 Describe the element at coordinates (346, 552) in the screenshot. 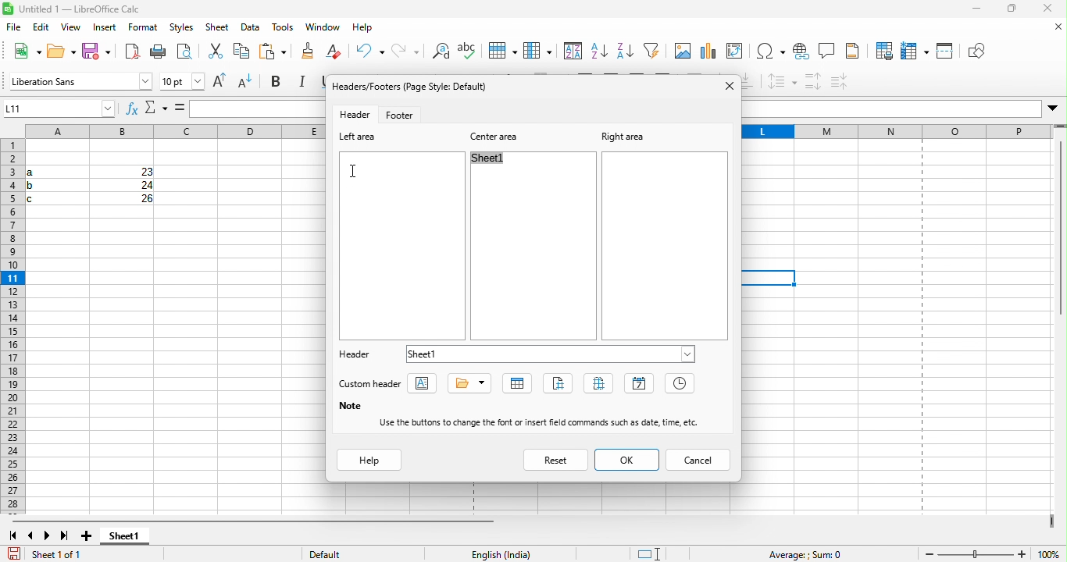

I see `default` at that location.